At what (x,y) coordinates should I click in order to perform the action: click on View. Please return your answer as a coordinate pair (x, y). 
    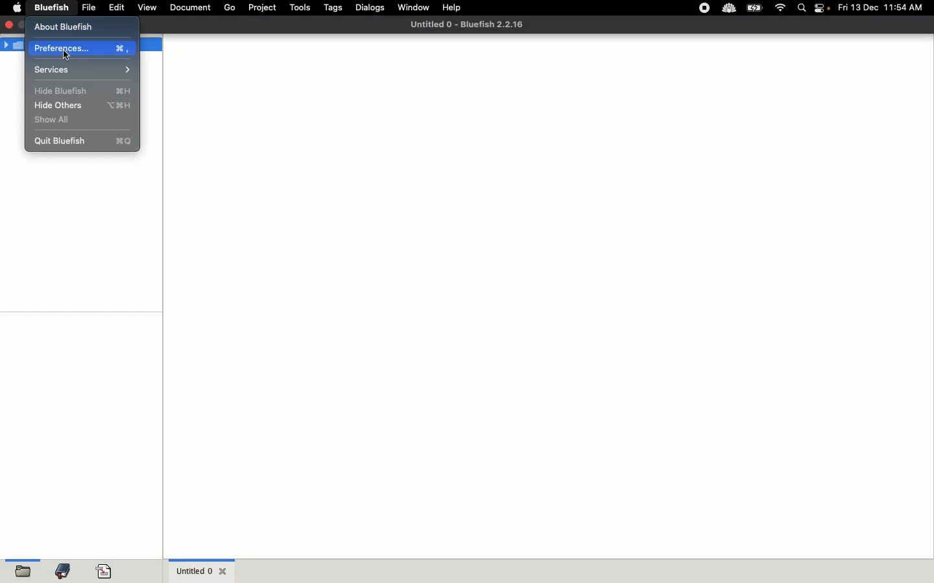
    Looking at the image, I should click on (149, 8).